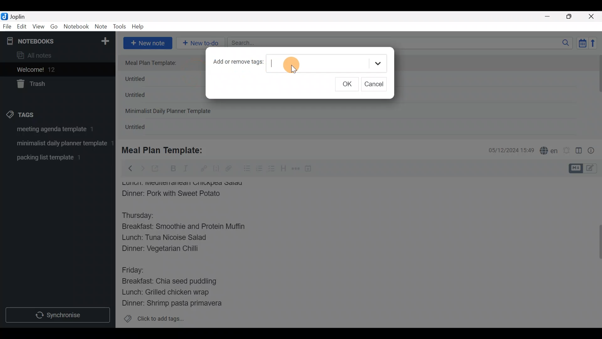 Image resolution: width=602 pixels, height=339 pixels. What do you see at coordinates (259, 170) in the screenshot?
I see `Numbered list` at bounding box center [259, 170].